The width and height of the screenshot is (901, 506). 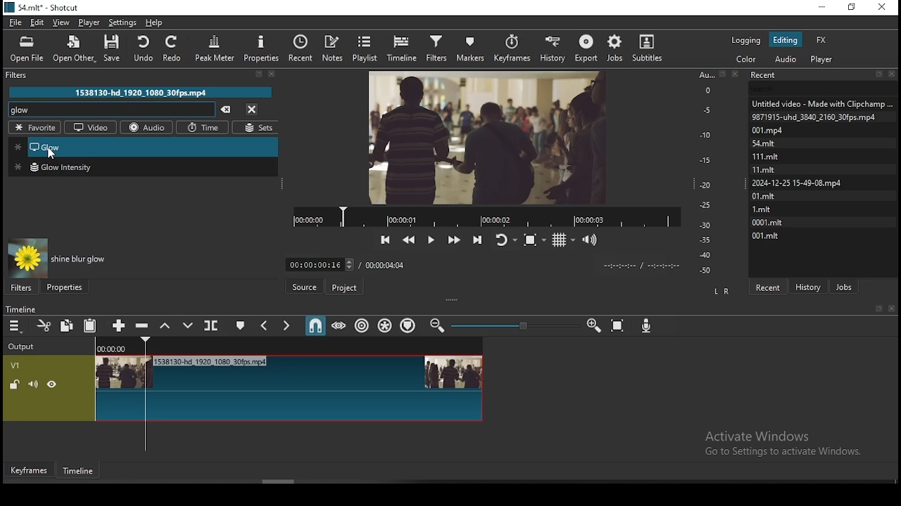 What do you see at coordinates (23, 110) in the screenshot?
I see `glow` at bounding box center [23, 110].